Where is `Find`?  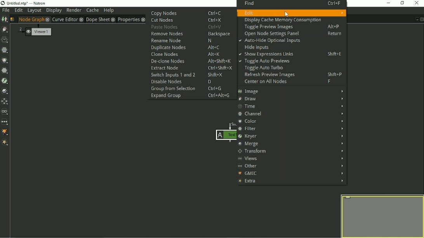
Find is located at coordinates (290, 3).